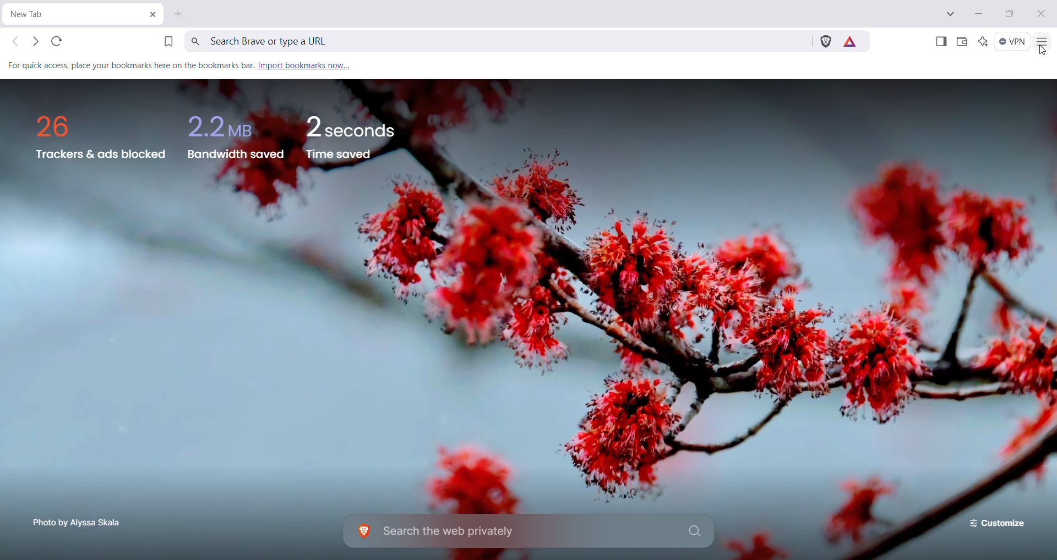 Image resolution: width=1057 pixels, height=560 pixels. What do you see at coordinates (149, 14) in the screenshot?
I see `Close Tab` at bounding box center [149, 14].